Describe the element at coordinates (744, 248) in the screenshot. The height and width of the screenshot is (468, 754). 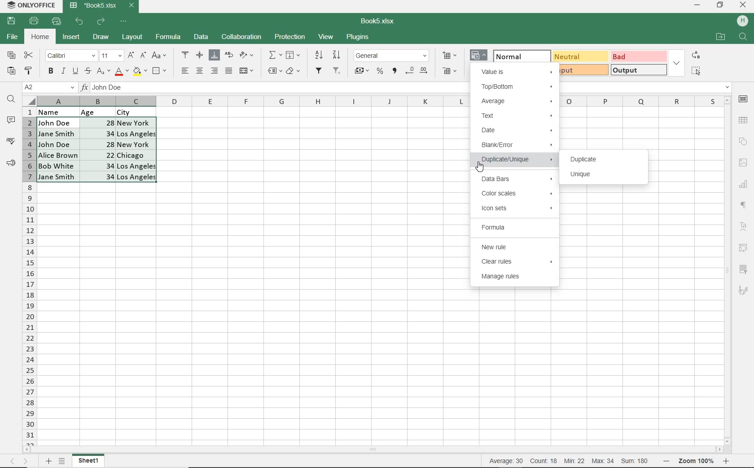
I see `PIVOT TABLE` at that location.